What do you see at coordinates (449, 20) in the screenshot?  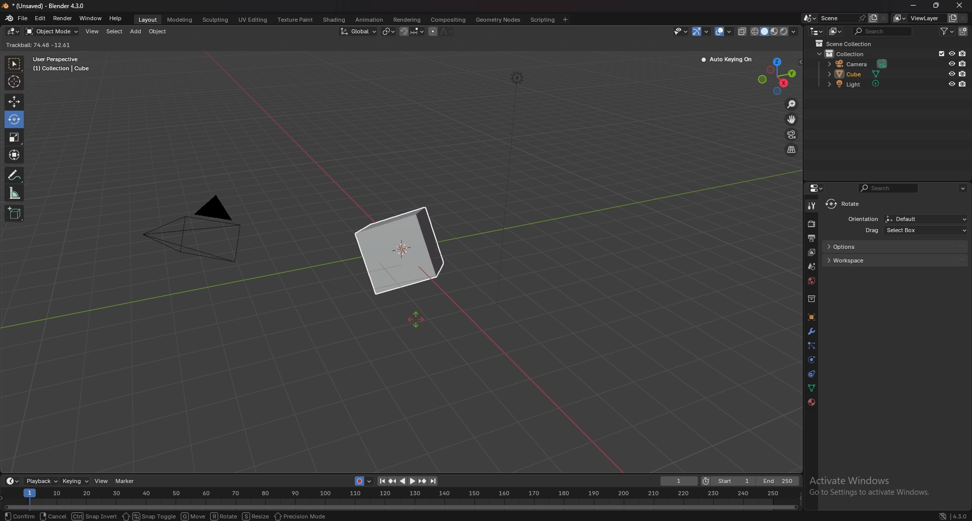 I see `compositing` at bounding box center [449, 20].